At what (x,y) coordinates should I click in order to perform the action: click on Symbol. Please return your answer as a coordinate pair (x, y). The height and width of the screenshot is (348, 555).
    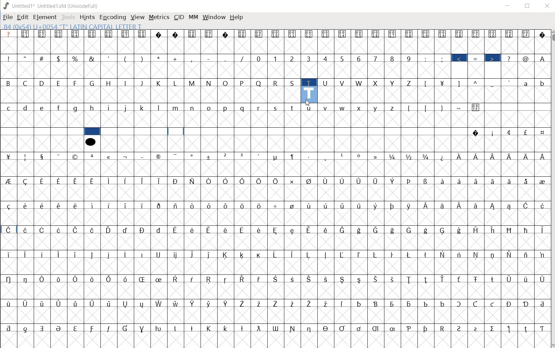
    Looking at the image, I should click on (427, 230).